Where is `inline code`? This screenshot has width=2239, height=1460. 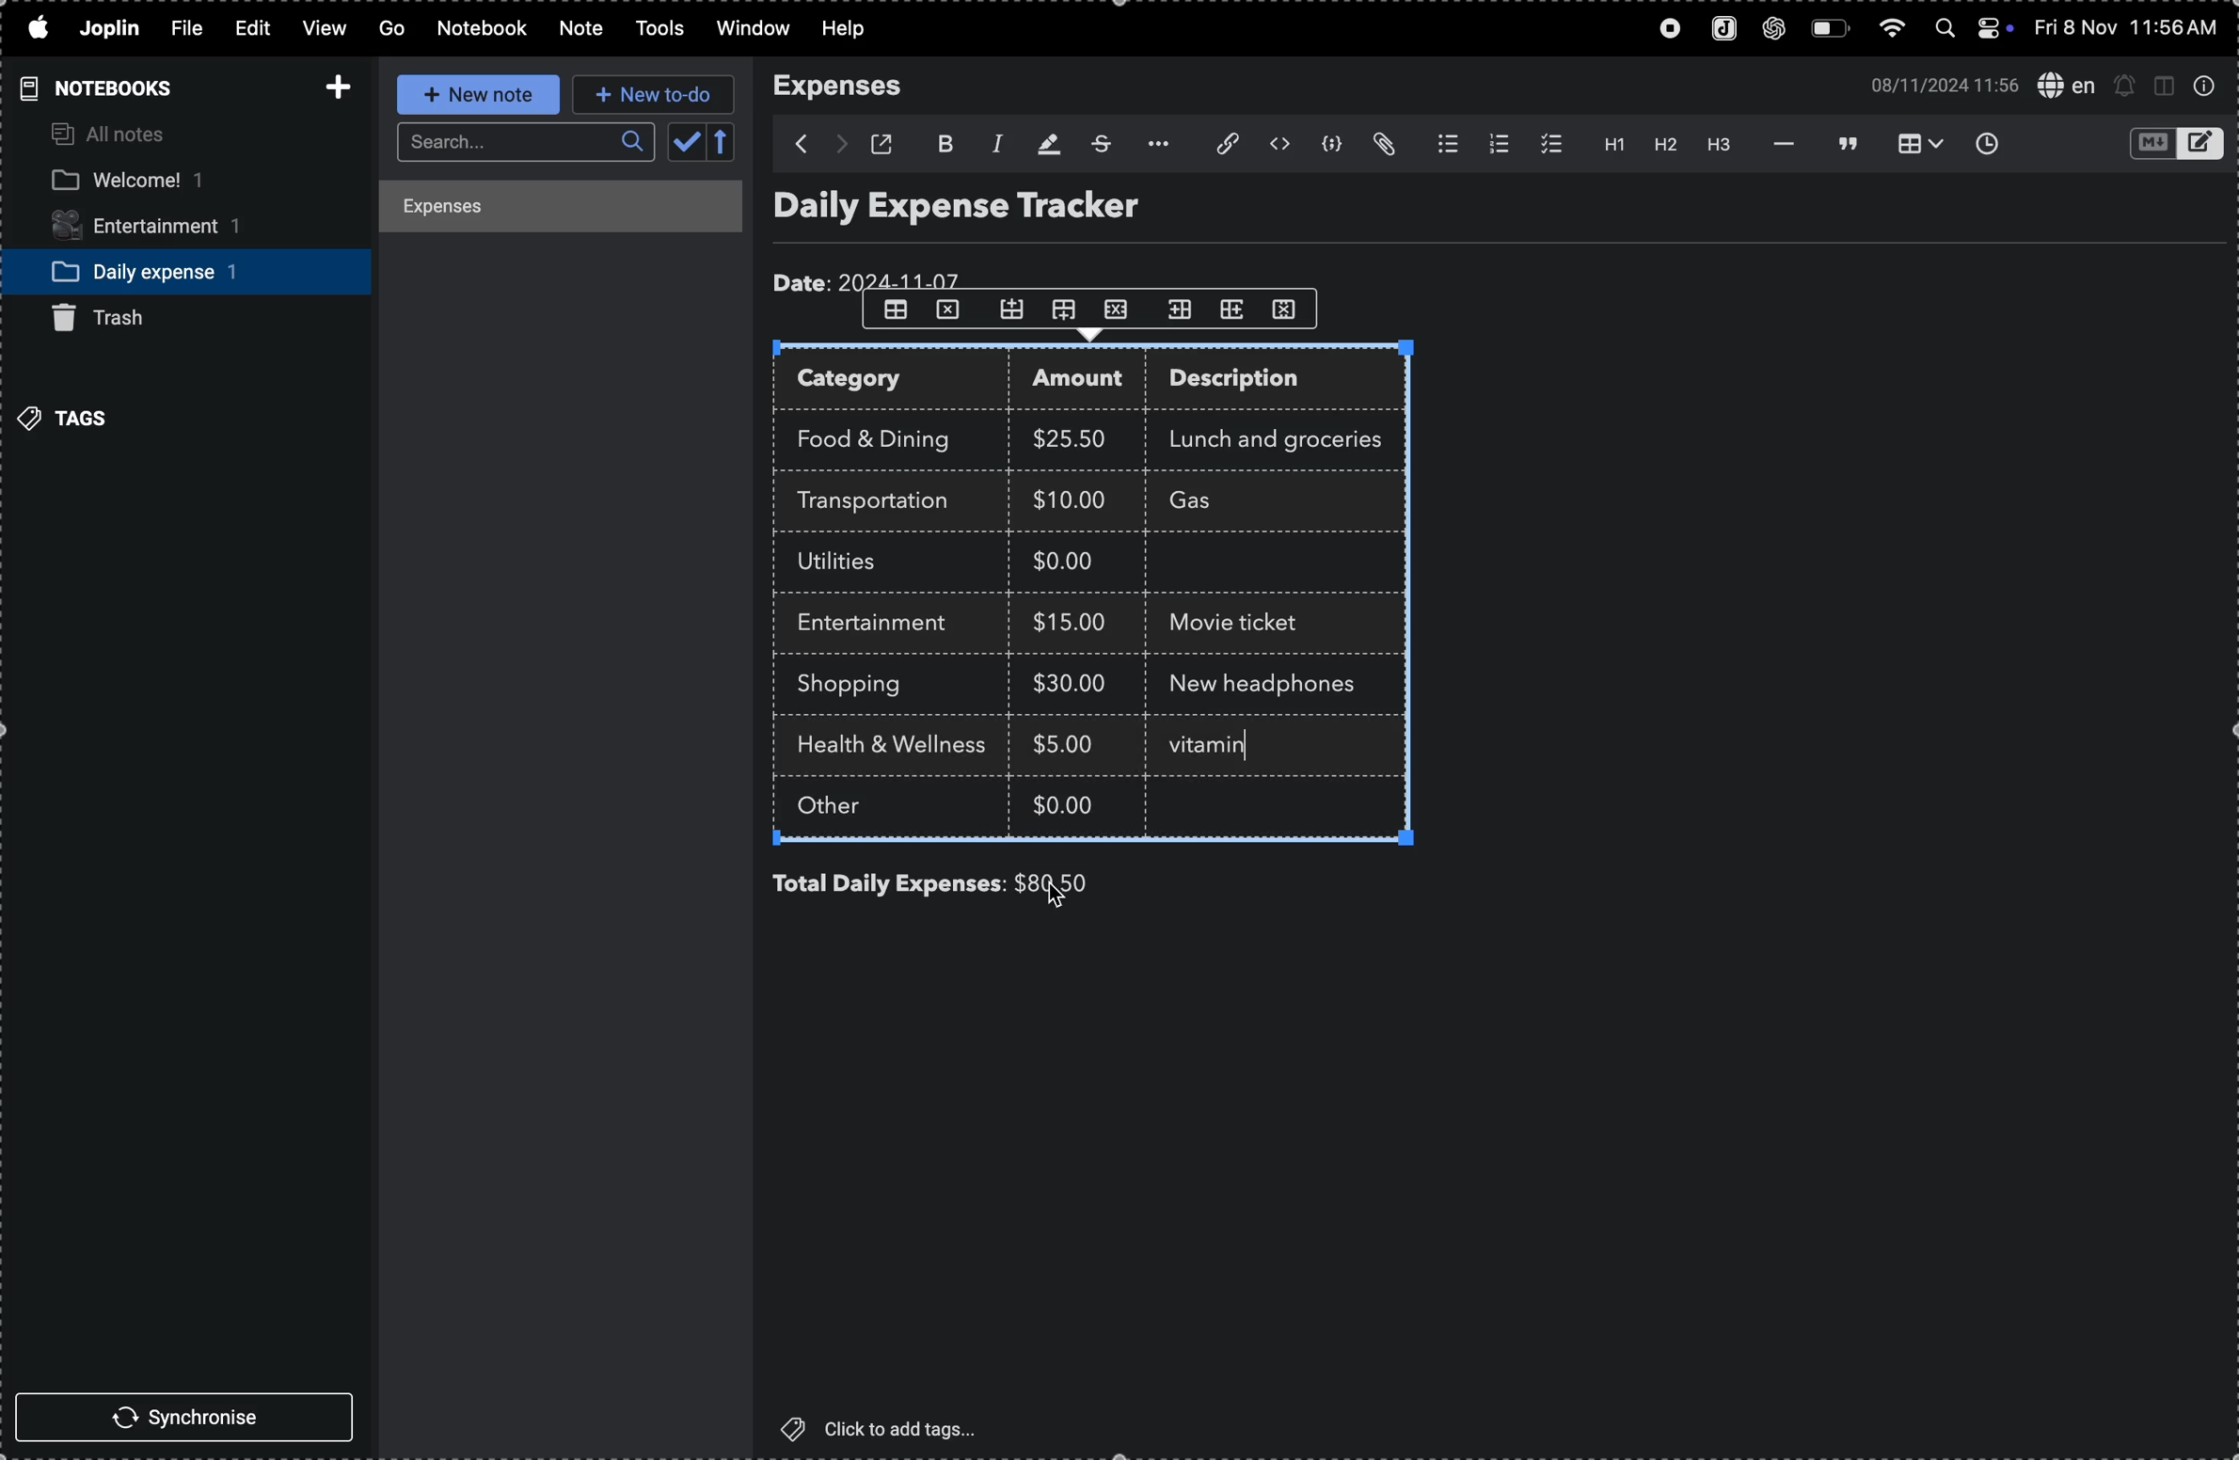 inline code is located at coordinates (1278, 145).